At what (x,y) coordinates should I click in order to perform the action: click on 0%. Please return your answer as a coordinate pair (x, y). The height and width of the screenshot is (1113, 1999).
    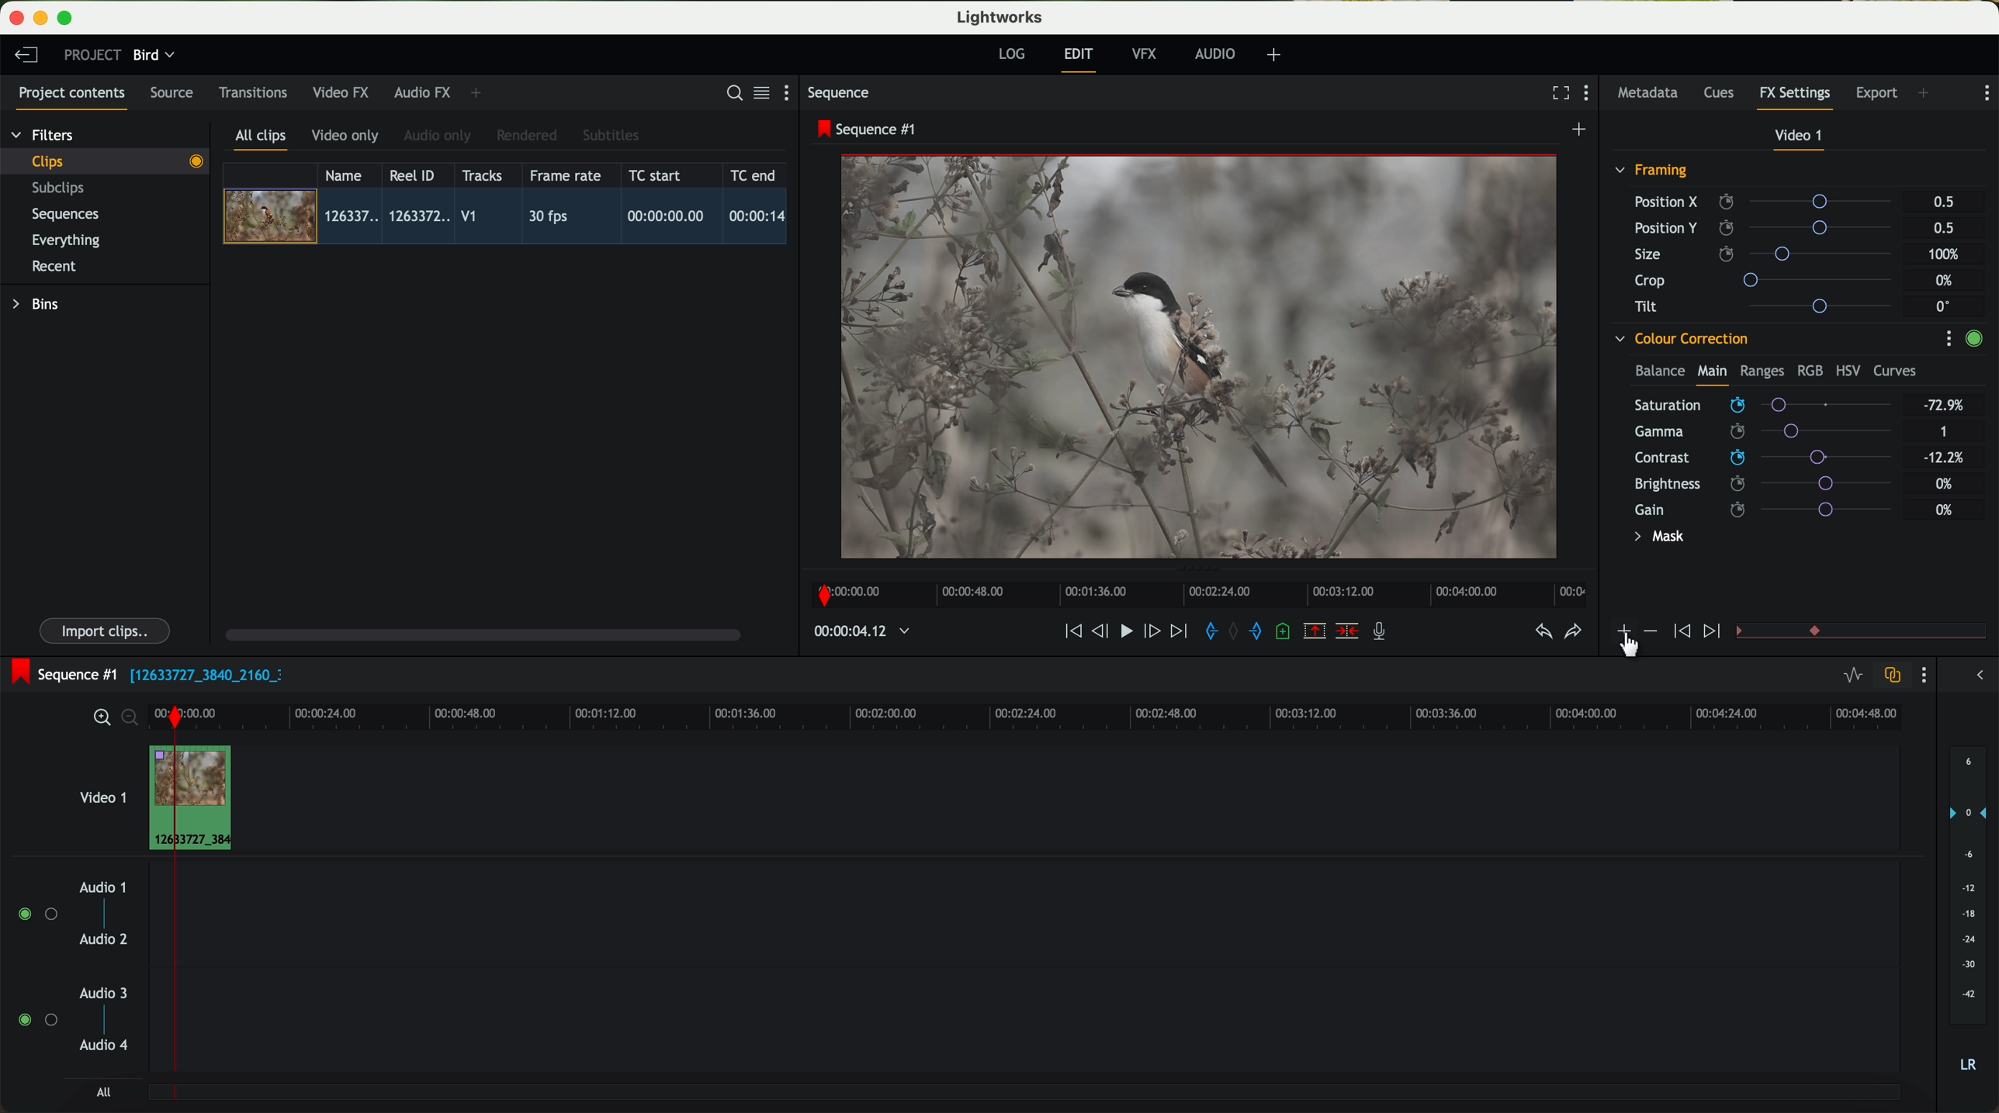
    Looking at the image, I should click on (1945, 482).